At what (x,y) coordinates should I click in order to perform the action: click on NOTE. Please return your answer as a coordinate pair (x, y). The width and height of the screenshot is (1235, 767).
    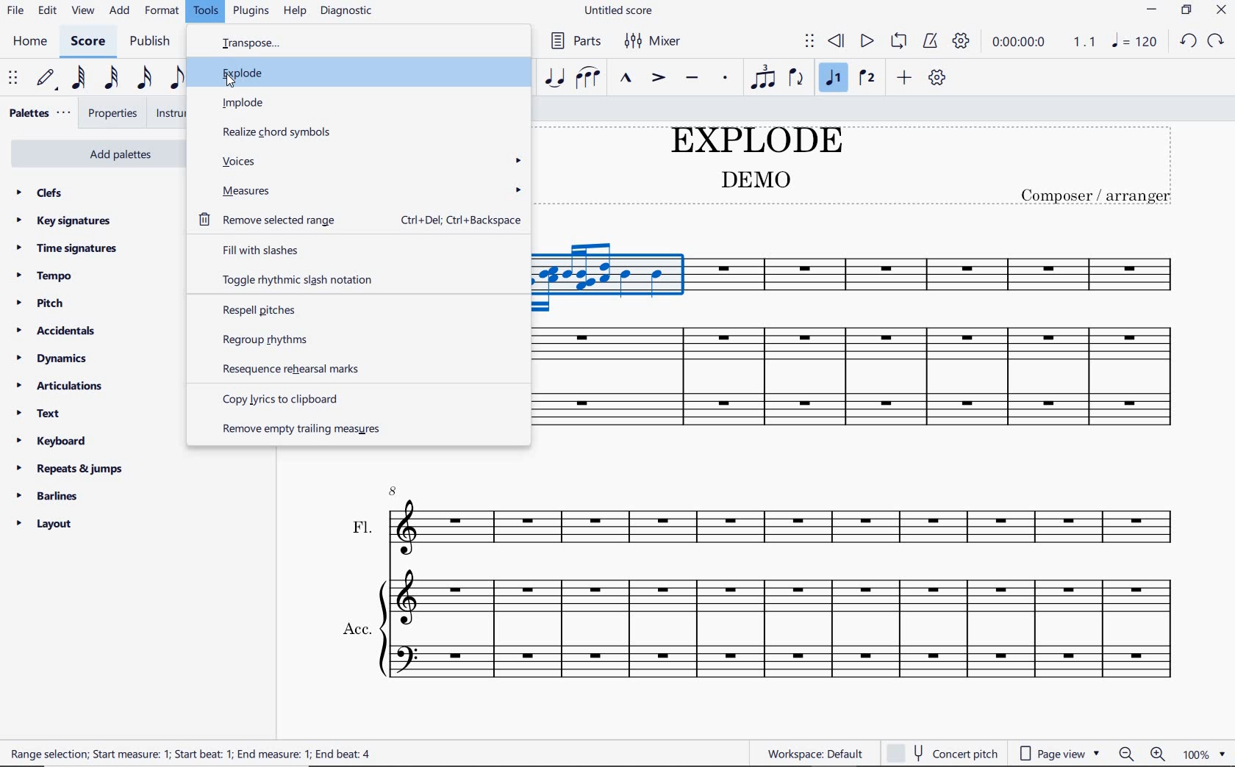
    Looking at the image, I should click on (1134, 42).